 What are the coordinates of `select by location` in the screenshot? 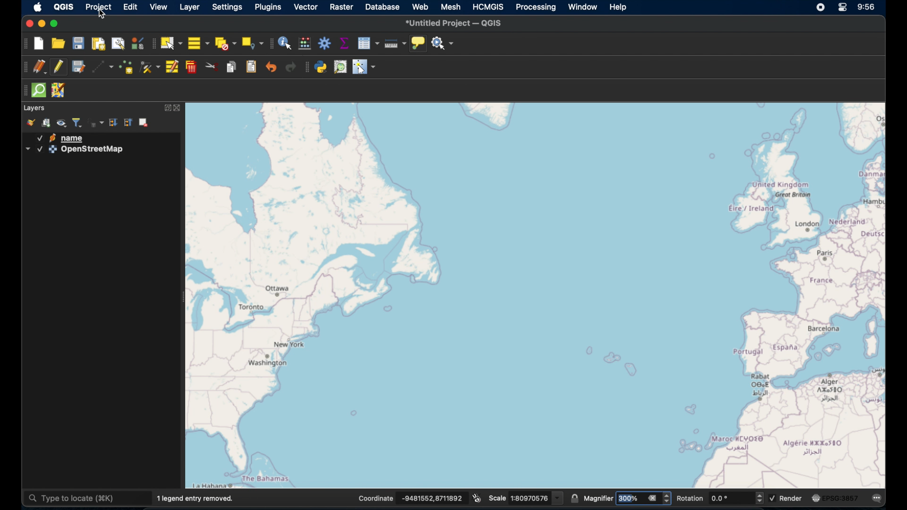 It's located at (252, 43).